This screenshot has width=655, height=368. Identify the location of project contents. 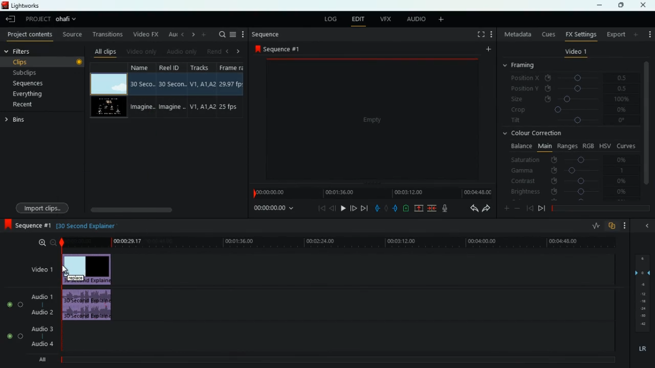
(28, 35).